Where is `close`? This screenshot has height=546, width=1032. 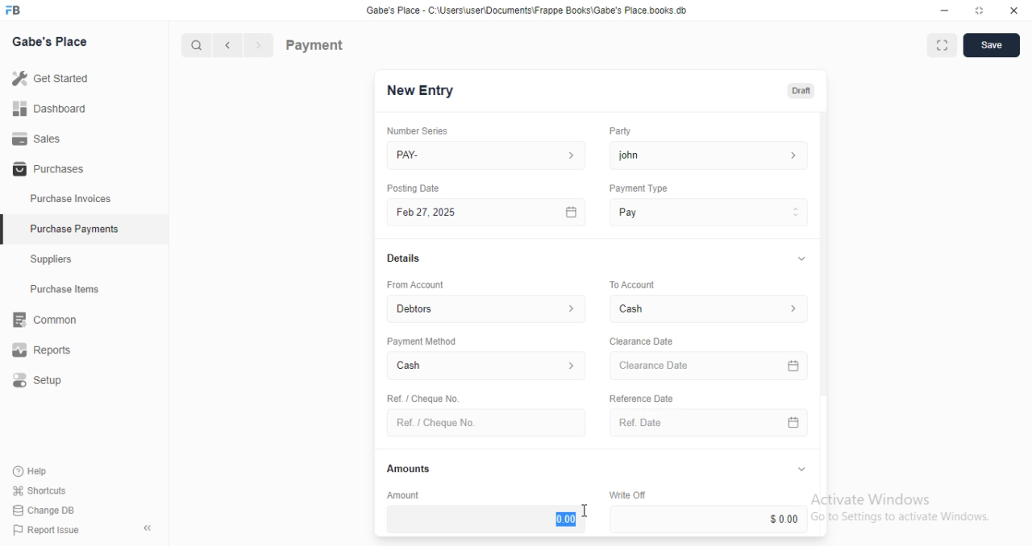 close is located at coordinates (1014, 10).